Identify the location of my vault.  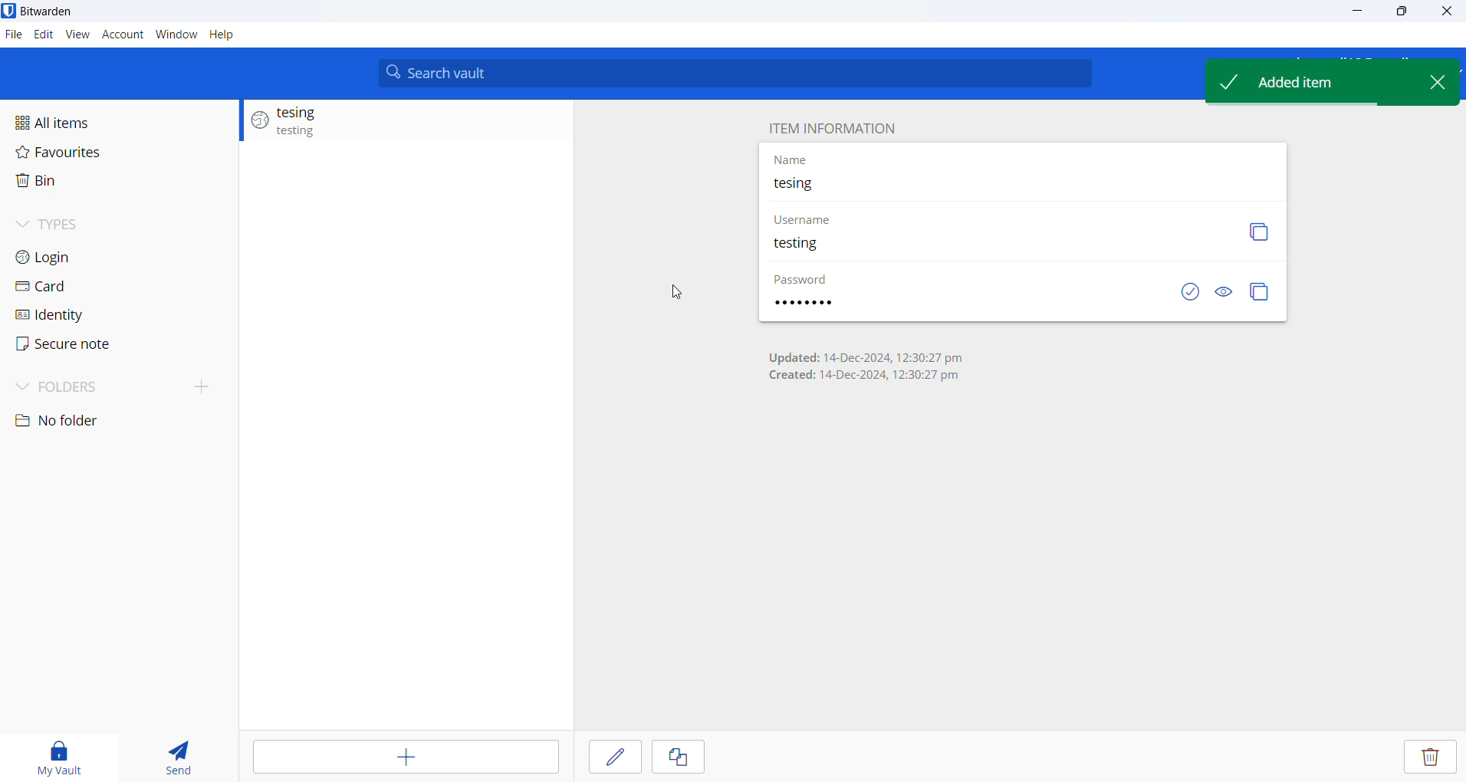
(53, 755).